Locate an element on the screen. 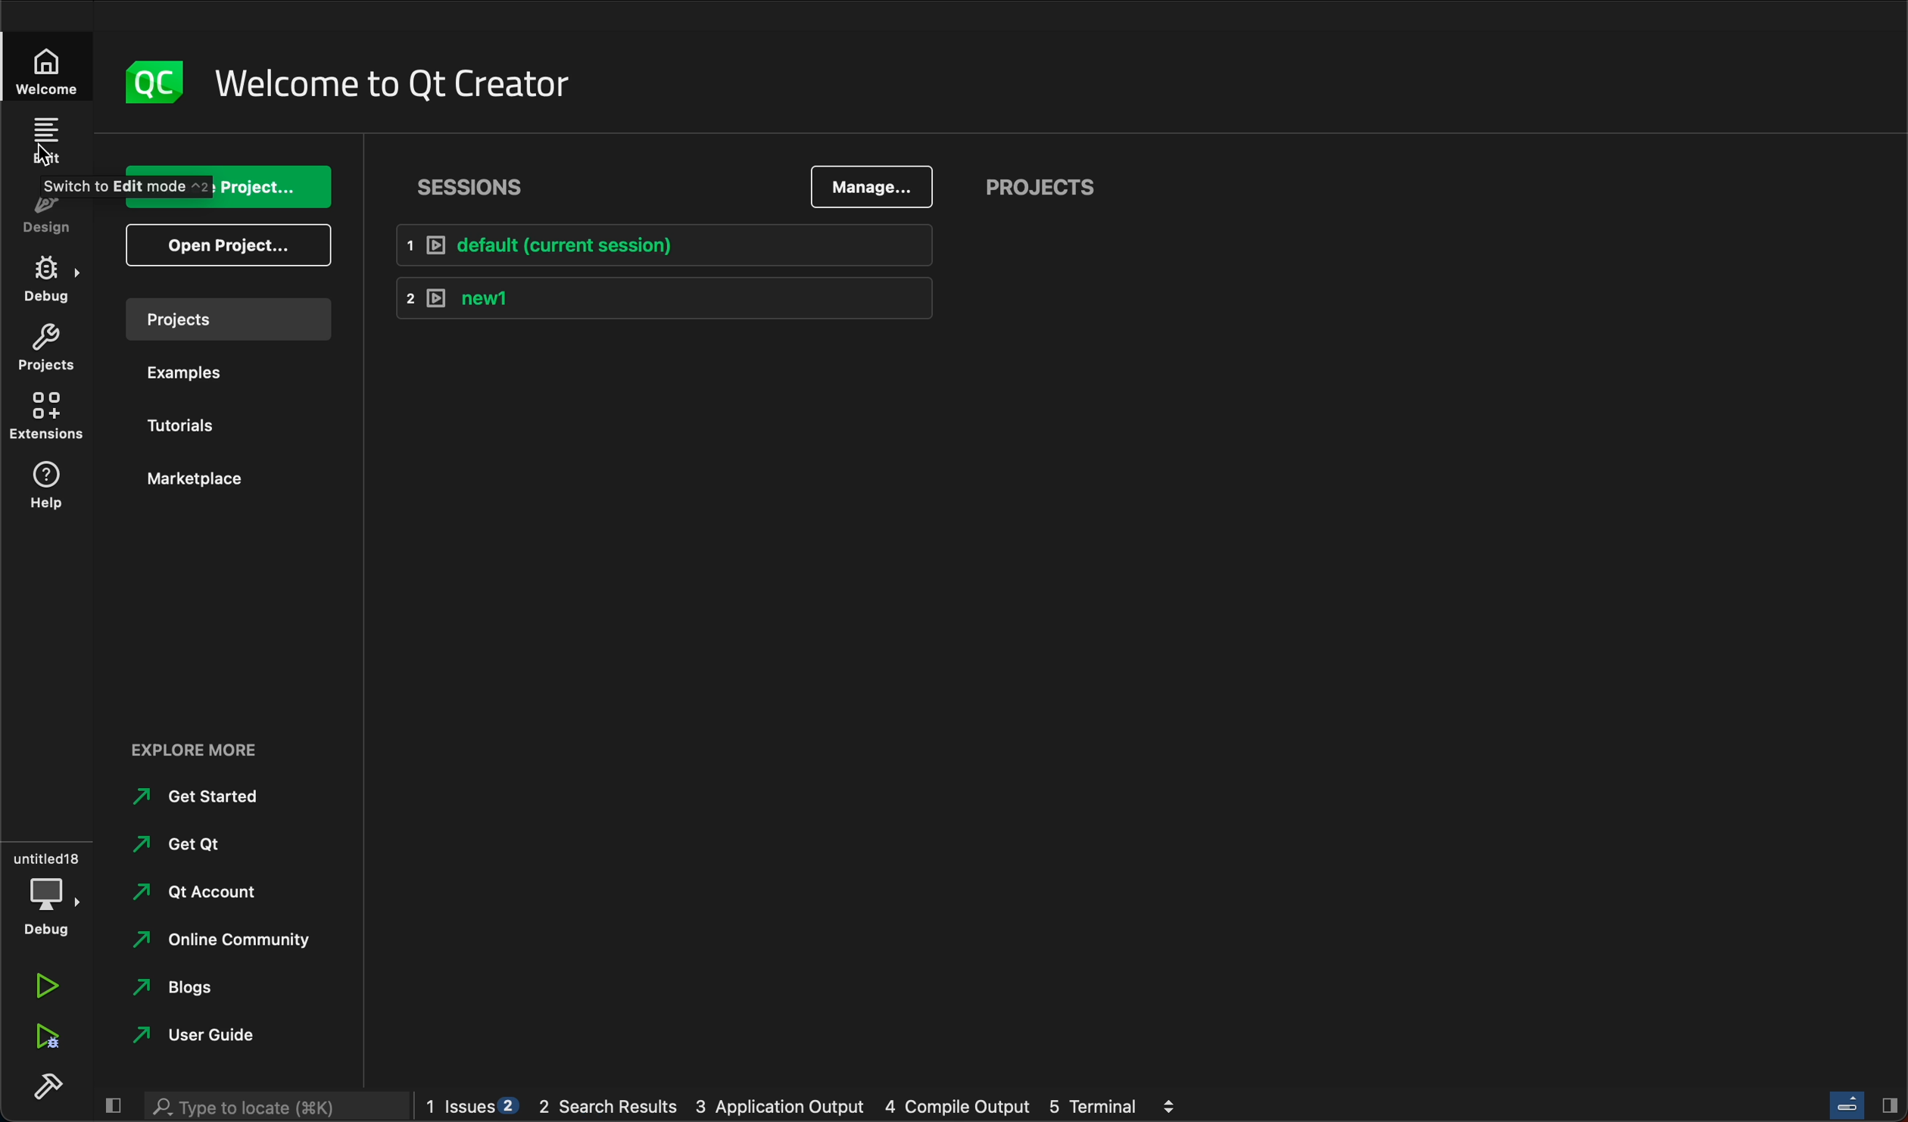  new 1 is located at coordinates (661, 300).